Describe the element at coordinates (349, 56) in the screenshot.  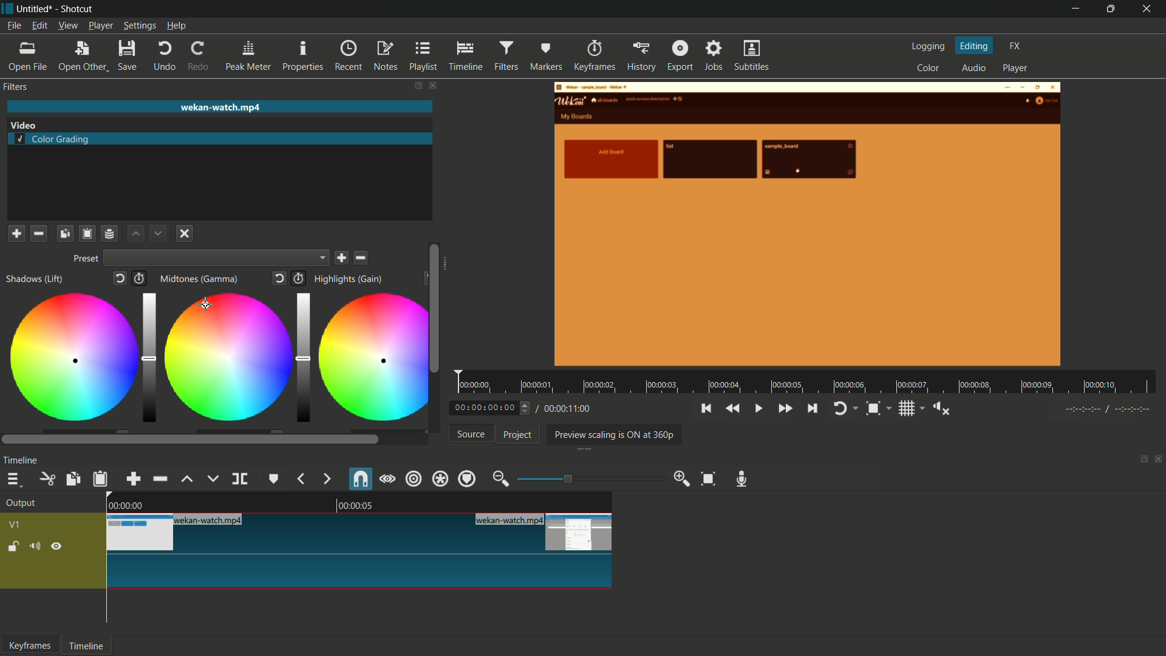
I see `recent` at that location.